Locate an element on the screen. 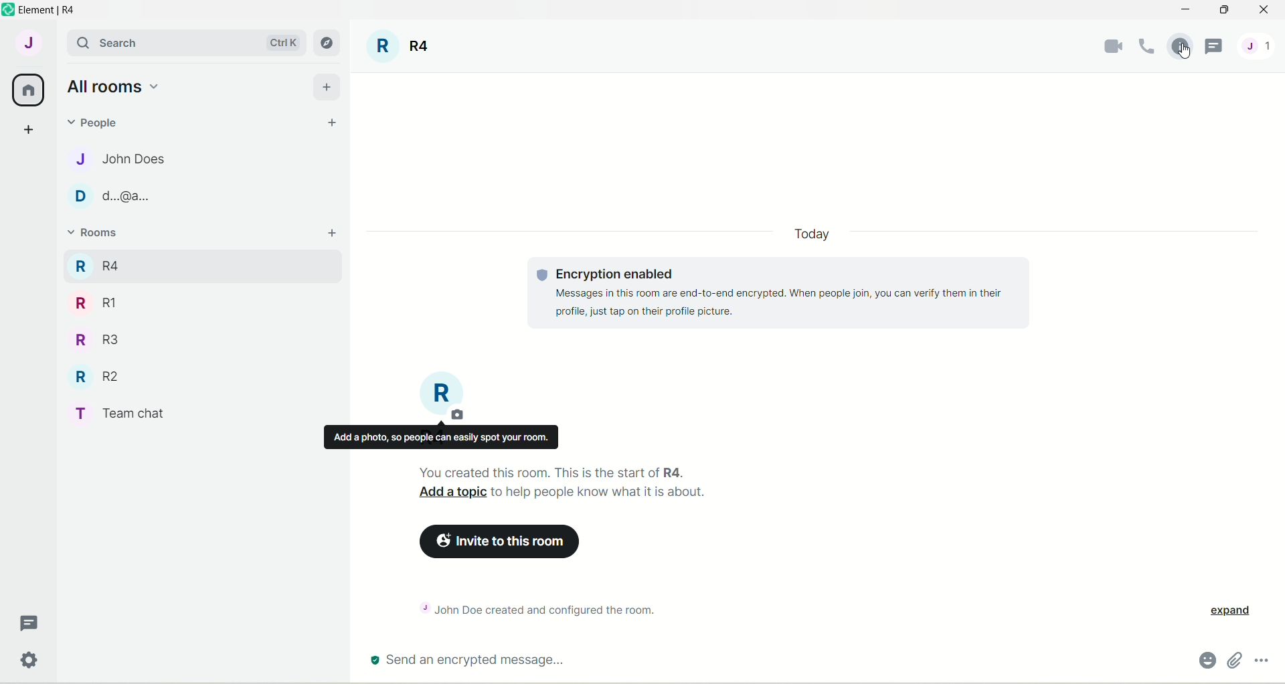  settings is located at coordinates (31, 663).